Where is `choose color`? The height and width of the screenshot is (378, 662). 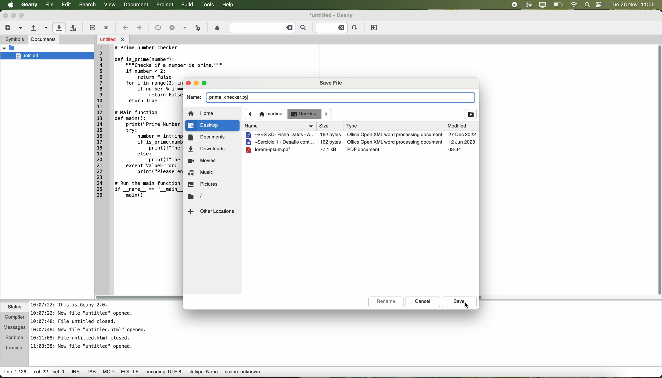
choose color is located at coordinates (217, 28).